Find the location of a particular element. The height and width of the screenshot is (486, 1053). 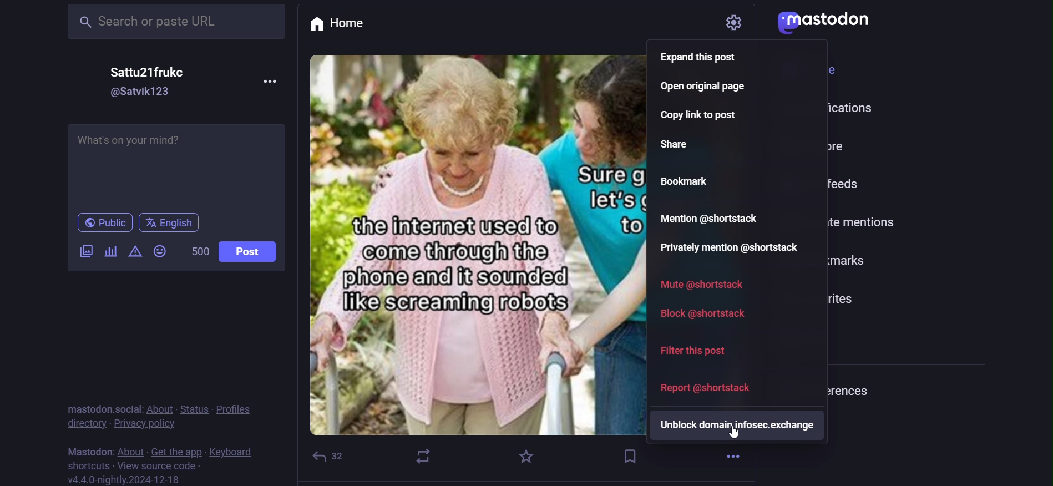

copy link to post is located at coordinates (695, 116).